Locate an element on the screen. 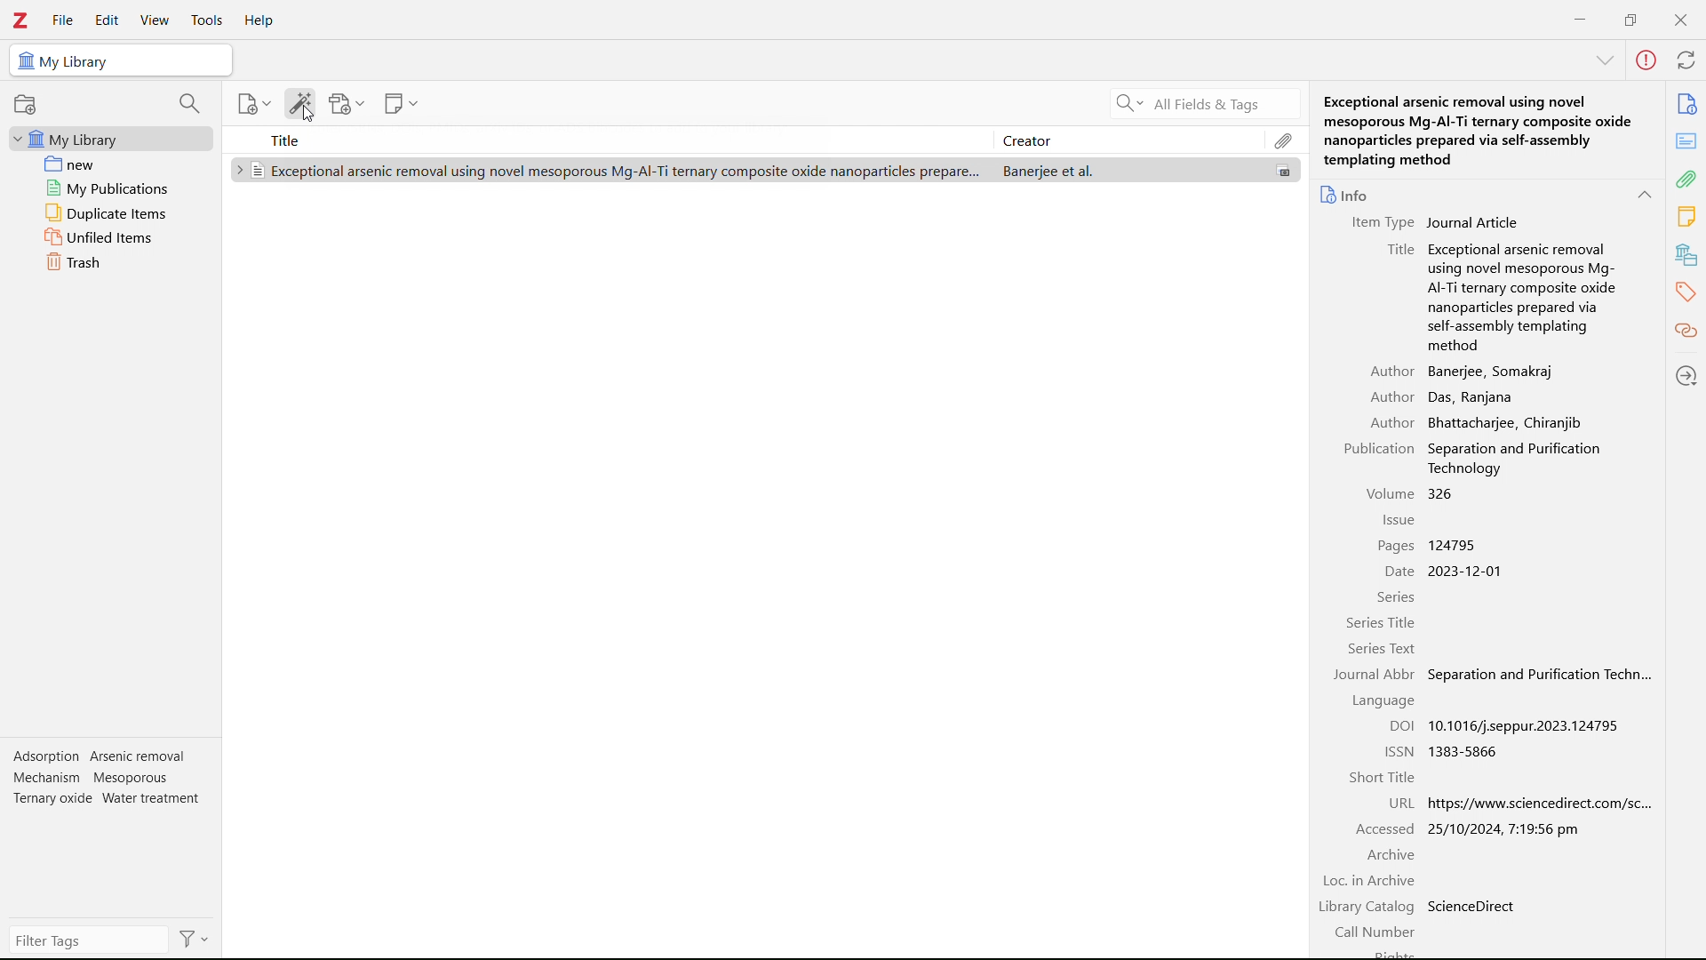  Series is located at coordinates (1396, 598).